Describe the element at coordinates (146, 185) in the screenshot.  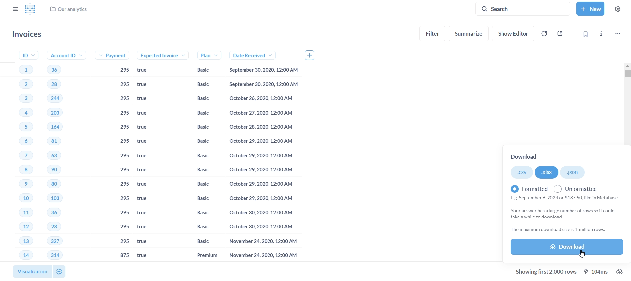
I see `true` at that location.